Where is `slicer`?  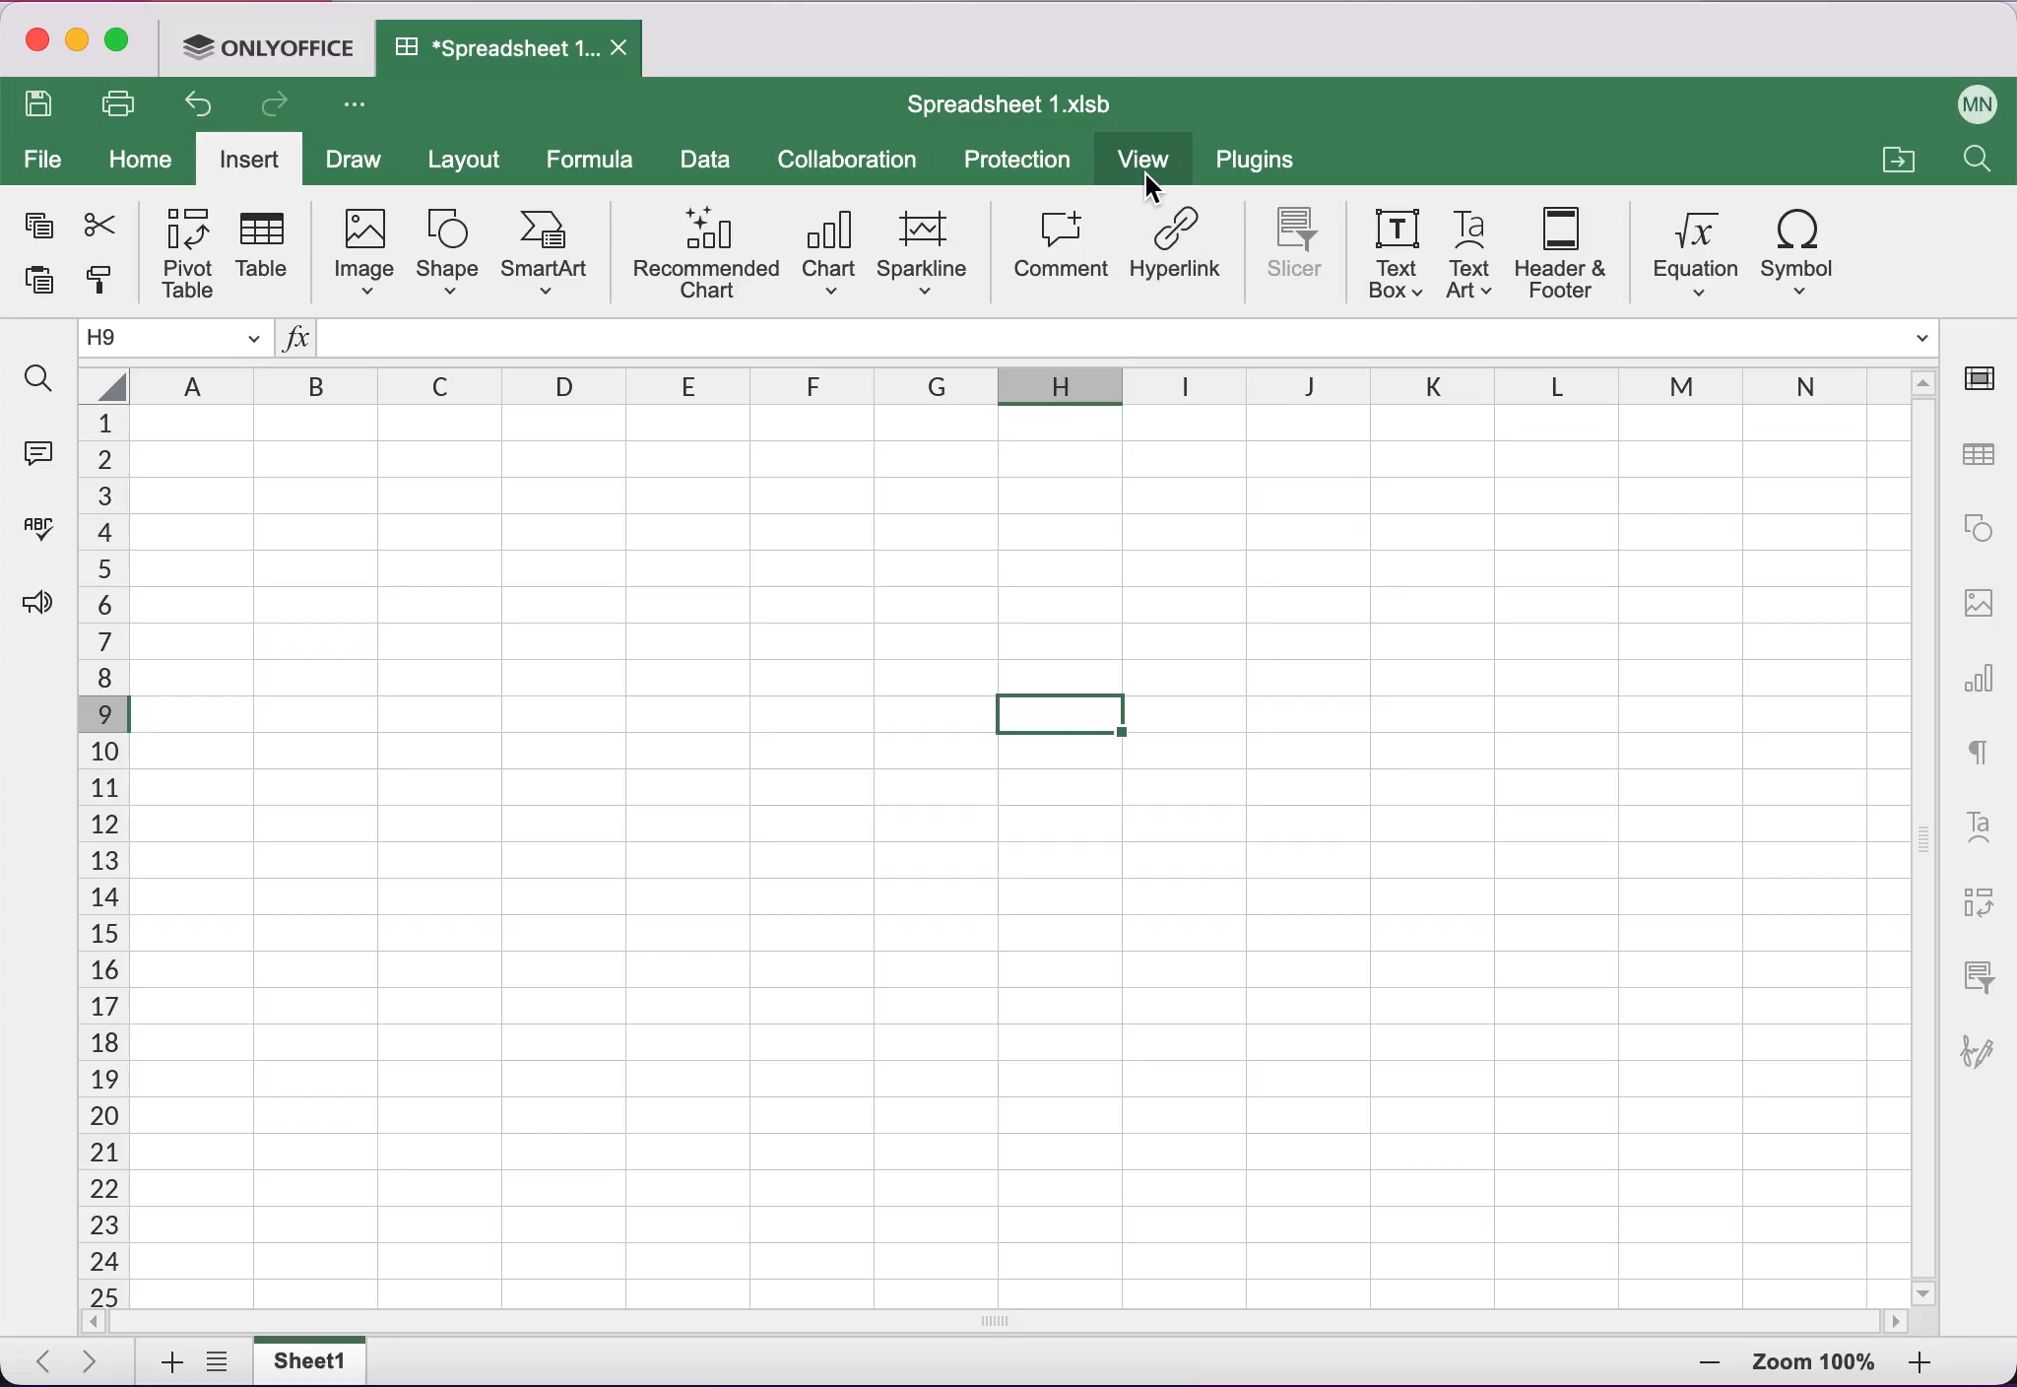 slicer is located at coordinates (1985, 972).